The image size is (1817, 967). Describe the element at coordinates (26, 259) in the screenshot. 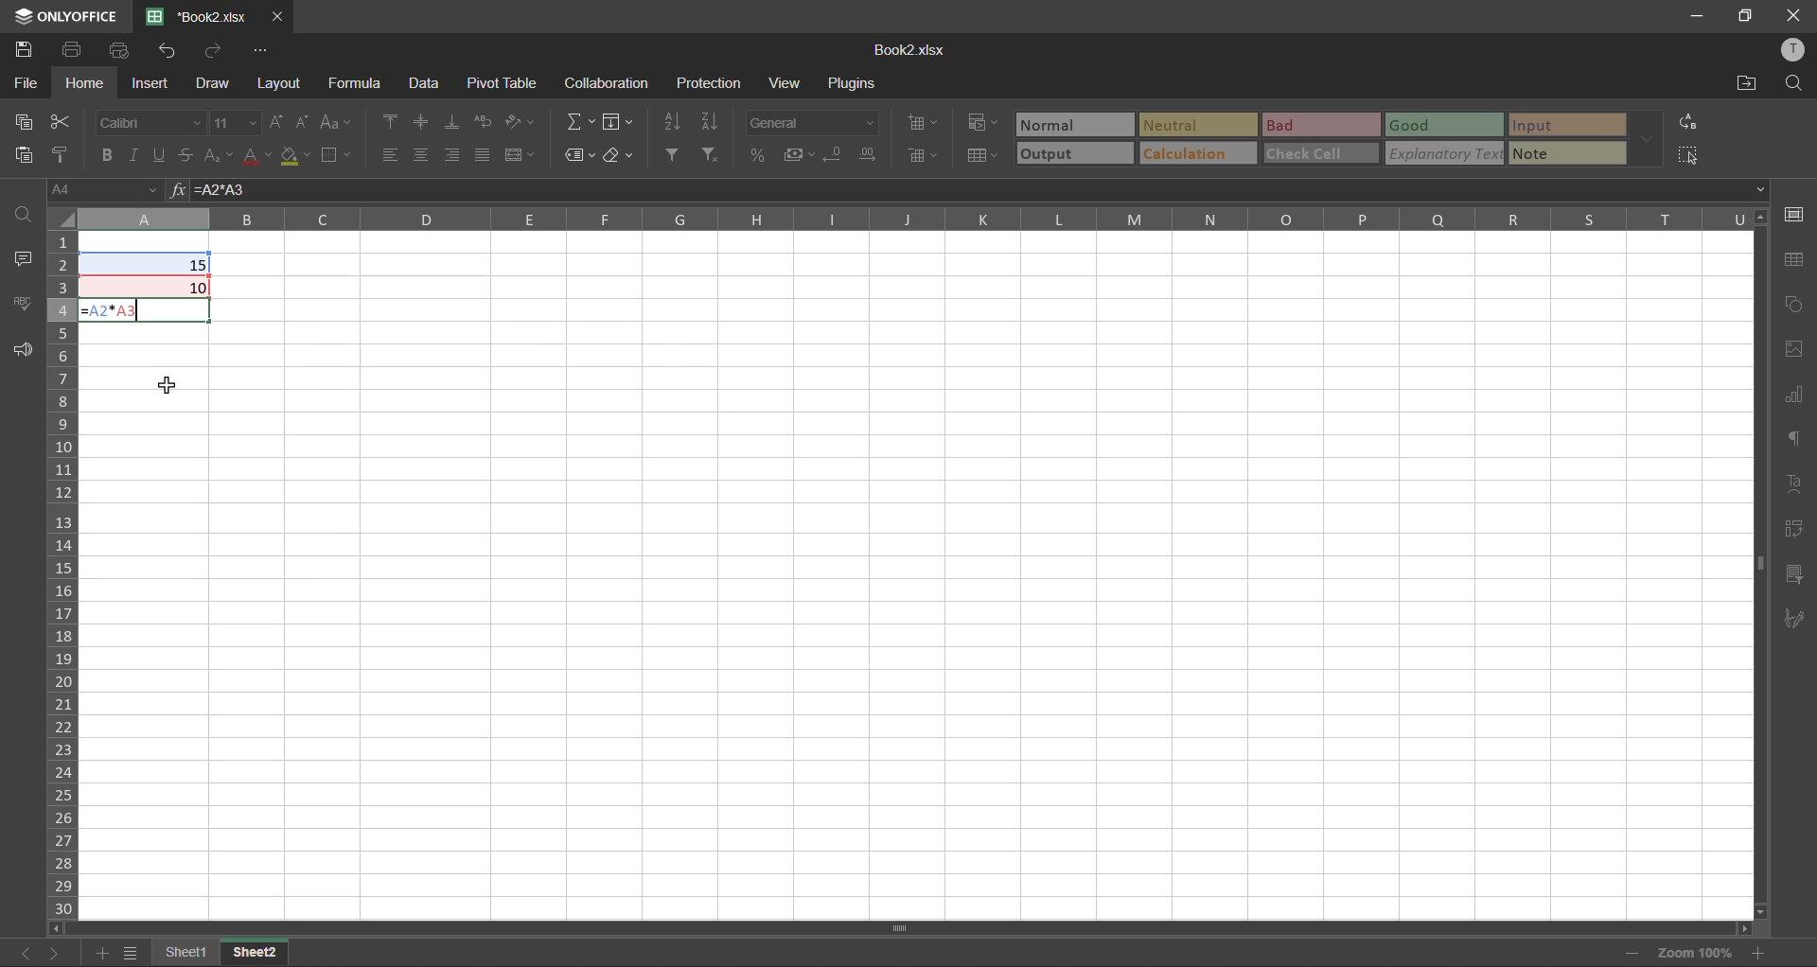

I see `comments` at that location.